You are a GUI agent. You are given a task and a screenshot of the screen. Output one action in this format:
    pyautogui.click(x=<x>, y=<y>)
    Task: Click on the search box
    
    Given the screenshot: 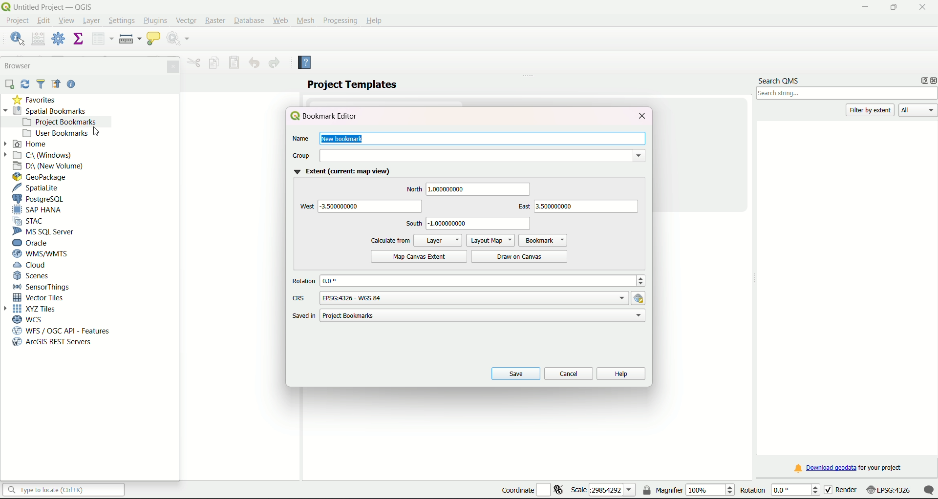 What is the action you would take?
    pyautogui.click(x=848, y=94)
    